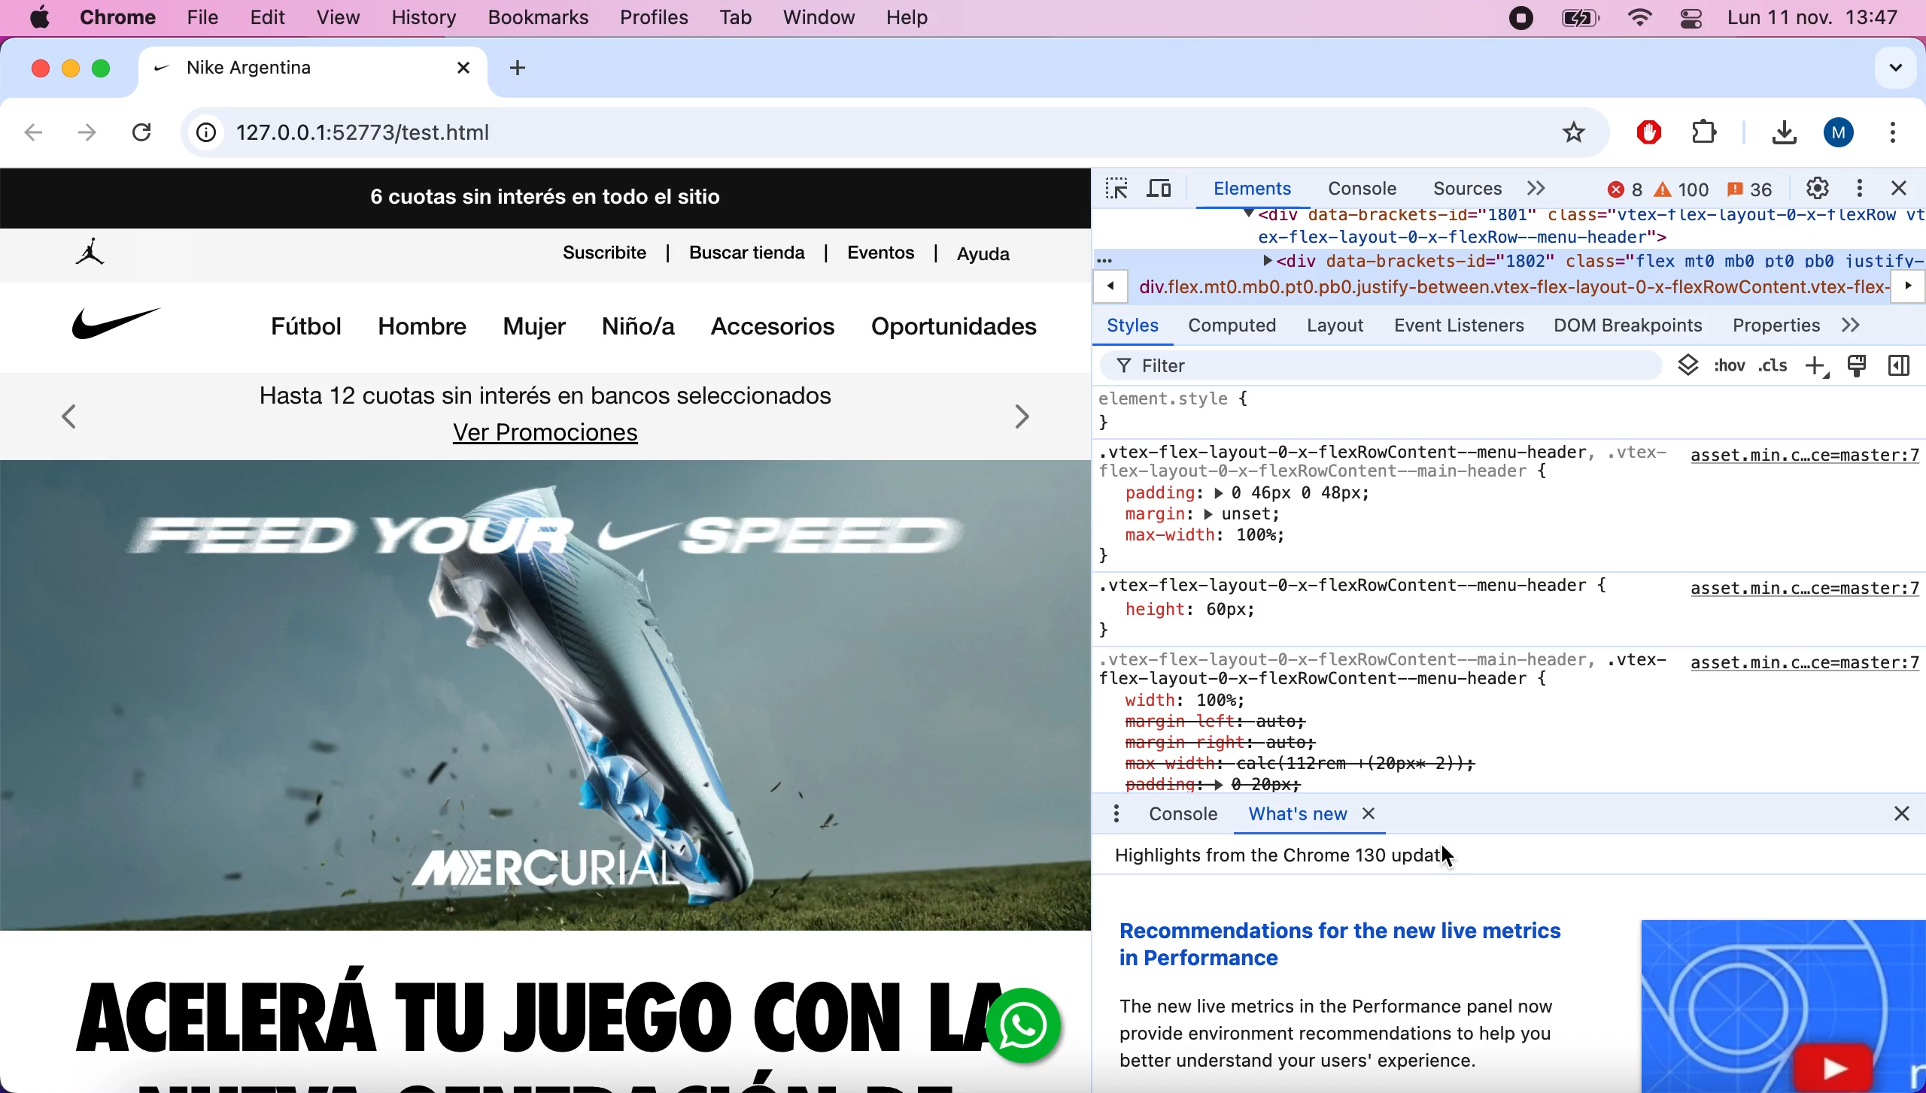  Describe the element at coordinates (106, 64) in the screenshot. I see `mazimize` at that location.